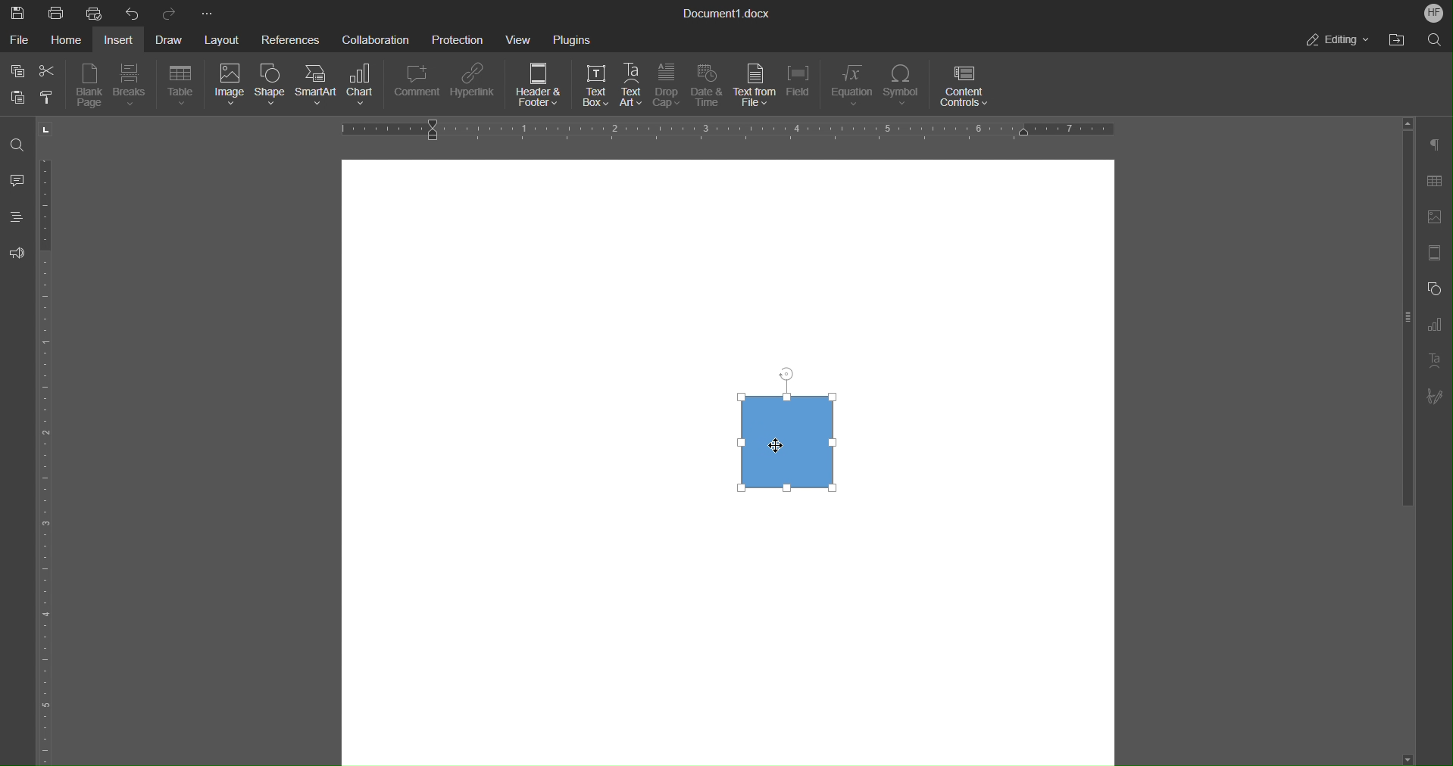 Image resolution: width=1453 pixels, height=766 pixels. What do you see at coordinates (522, 39) in the screenshot?
I see `View` at bounding box center [522, 39].